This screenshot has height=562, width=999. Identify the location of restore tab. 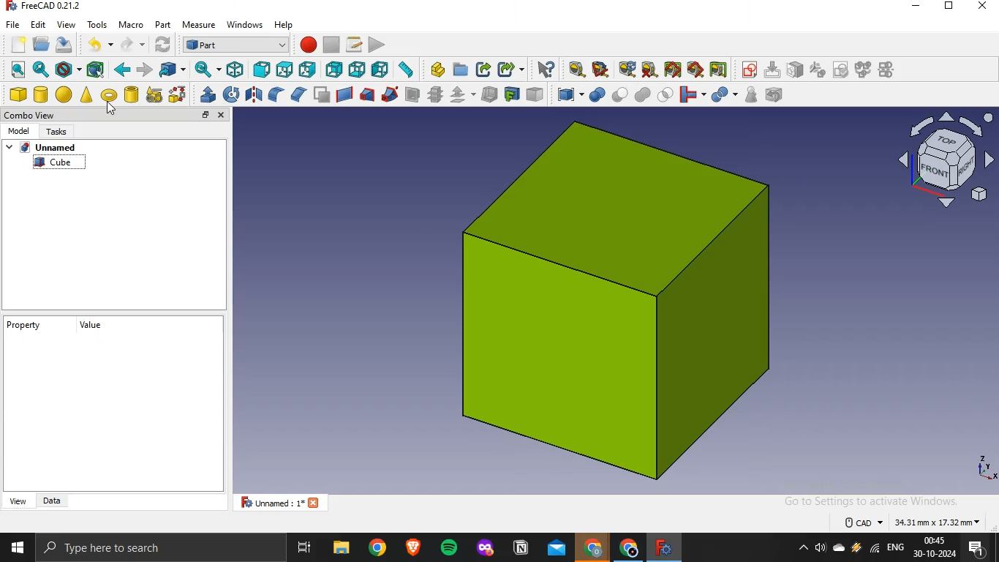
(206, 114).